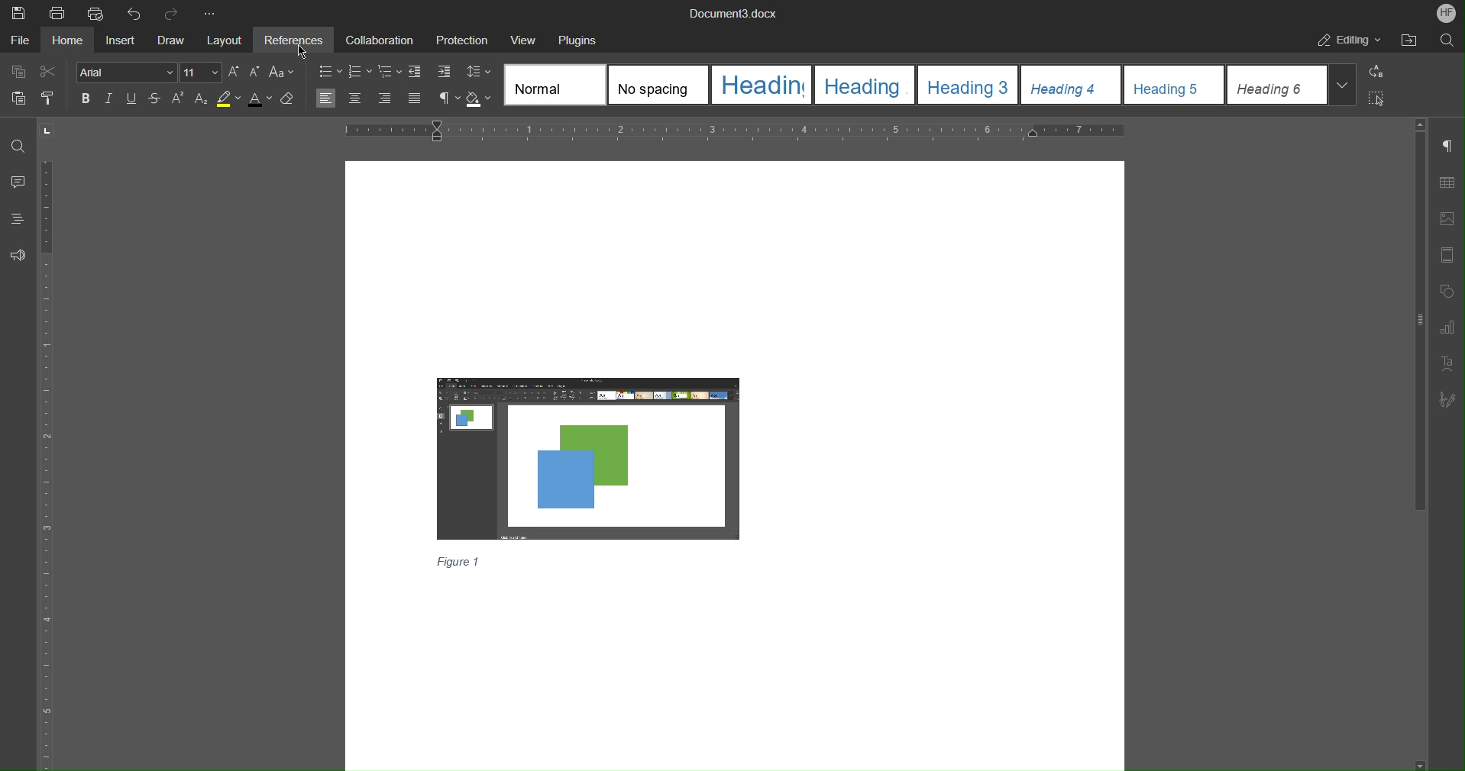 The width and height of the screenshot is (1465, 771). Describe the element at coordinates (119, 40) in the screenshot. I see `Insert` at that location.